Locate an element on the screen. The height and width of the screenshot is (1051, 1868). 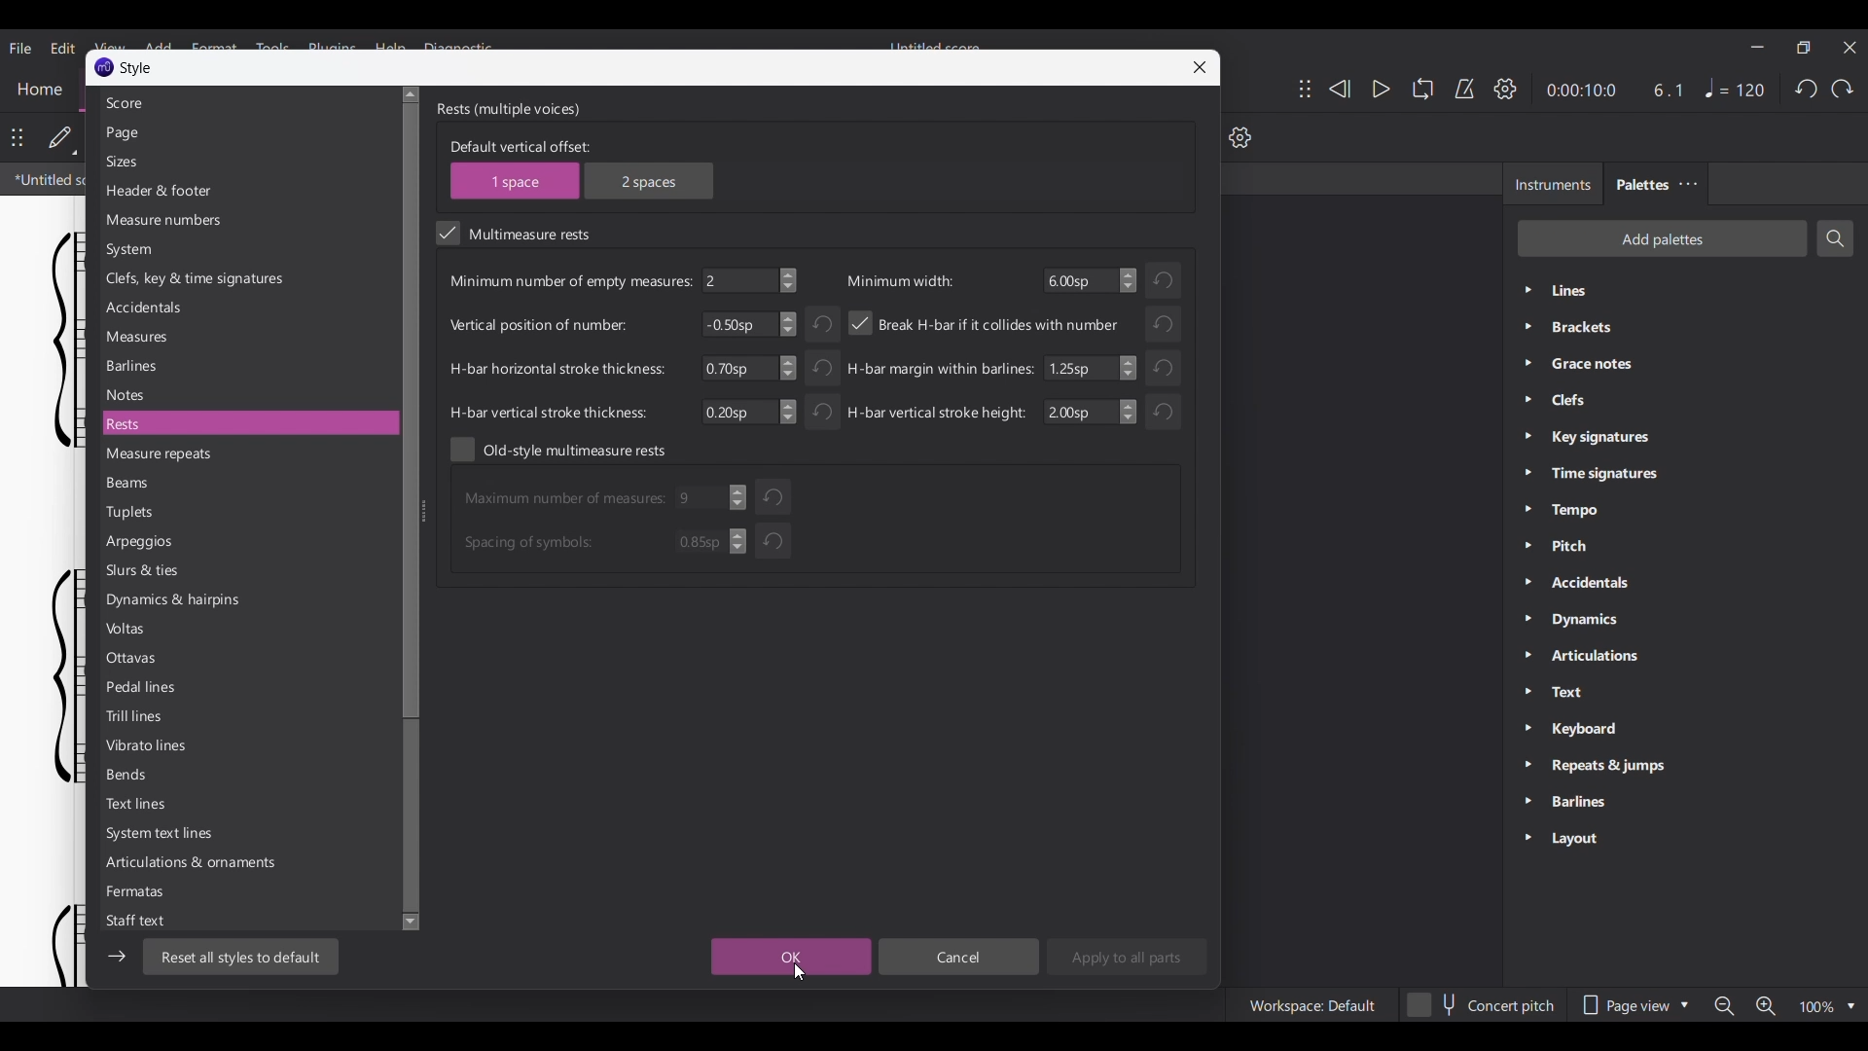
Settings under Multimeasure rests highlighted for changes is located at coordinates (814, 341).